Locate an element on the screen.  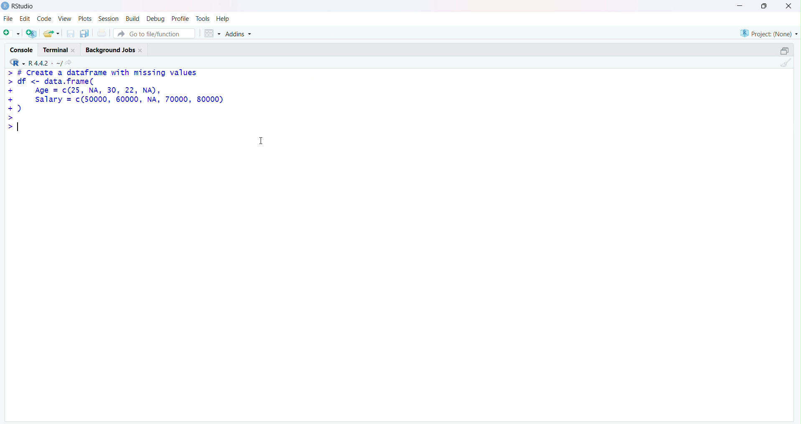
 is located at coordinates (153, 32).